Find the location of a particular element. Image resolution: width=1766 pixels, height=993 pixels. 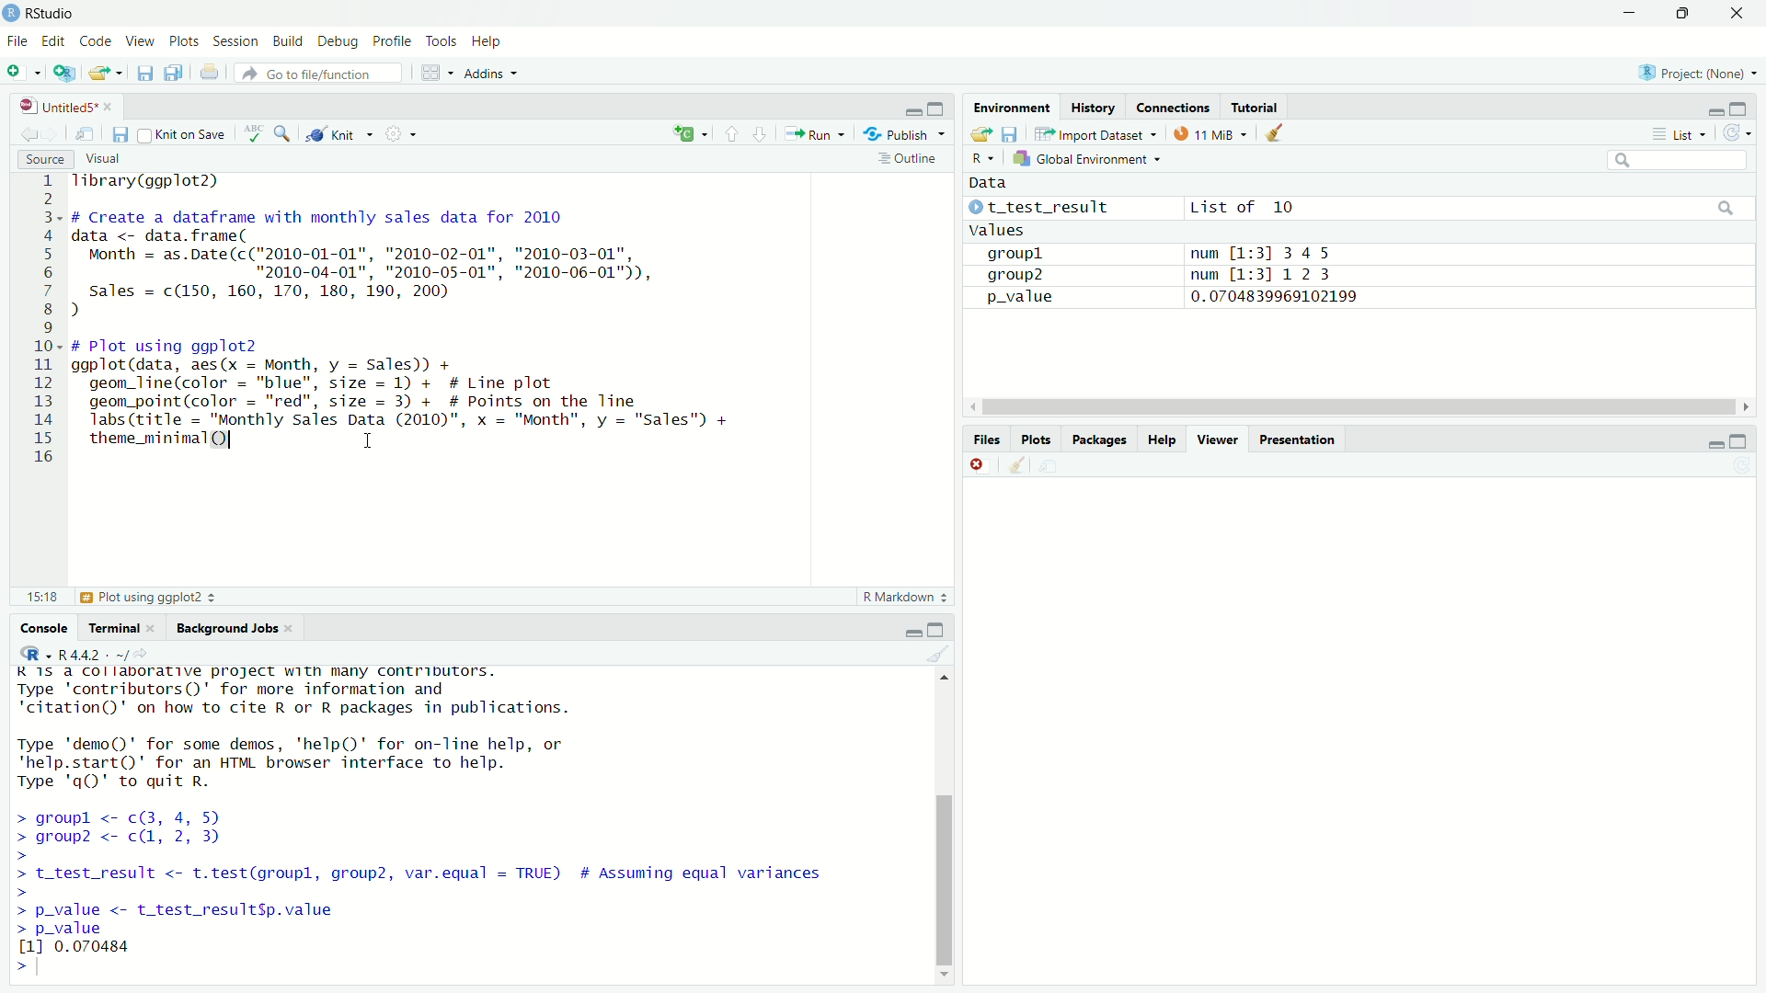

 Publish  is located at coordinates (909, 134).